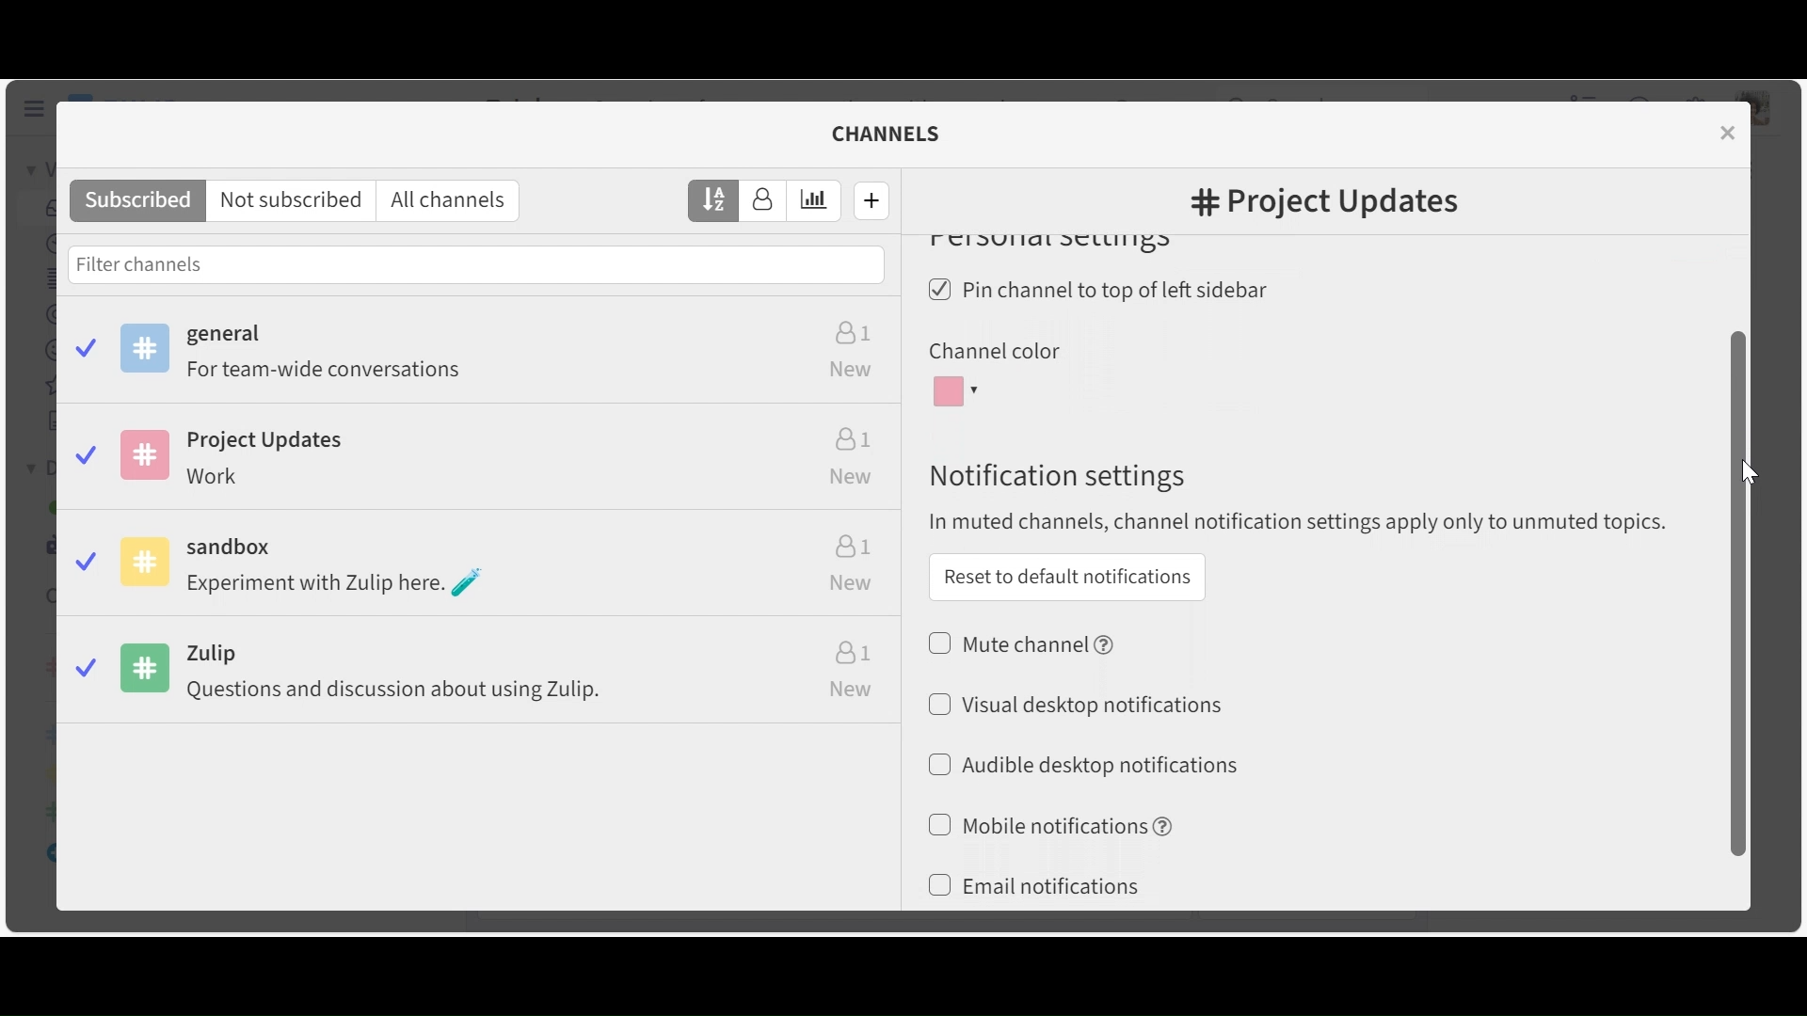 The width and height of the screenshot is (1807, 1016). What do you see at coordinates (714, 199) in the screenshot?
I see `Sort by name` at bounding box center [714, 199].